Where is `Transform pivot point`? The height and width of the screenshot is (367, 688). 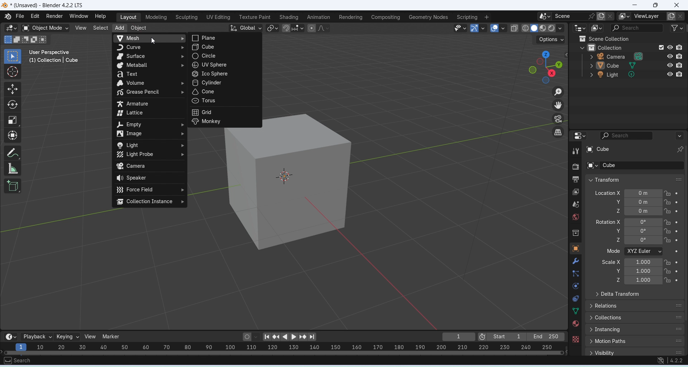 Transform pivot point is located at coordinates (272, 28).